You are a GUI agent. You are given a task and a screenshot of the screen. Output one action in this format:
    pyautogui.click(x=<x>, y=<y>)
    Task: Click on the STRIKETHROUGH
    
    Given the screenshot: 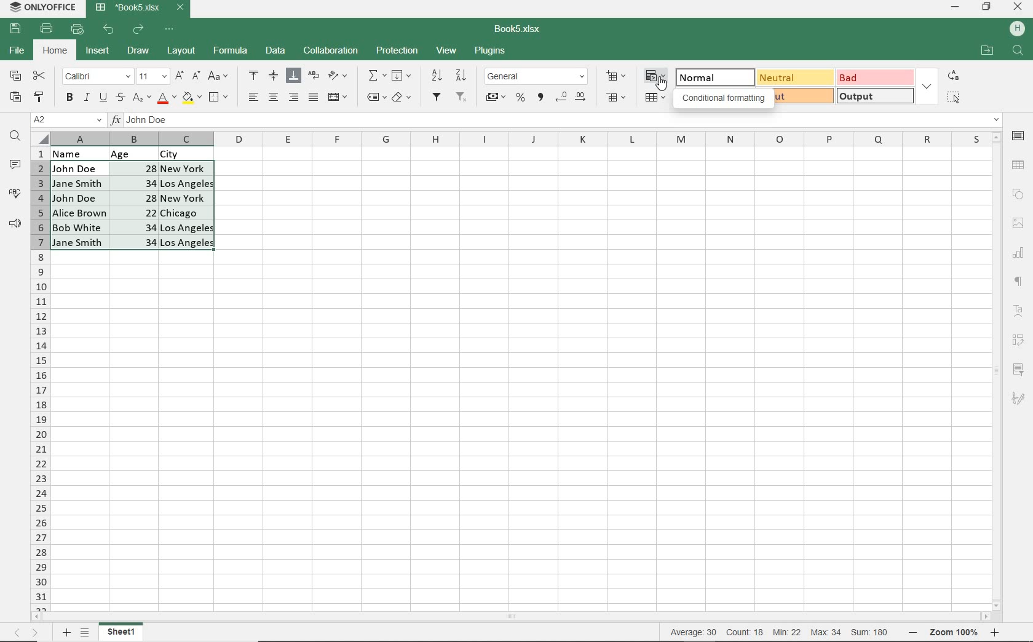 What is the action you would take?
    pyautogui.click(x=119, y=97)
    